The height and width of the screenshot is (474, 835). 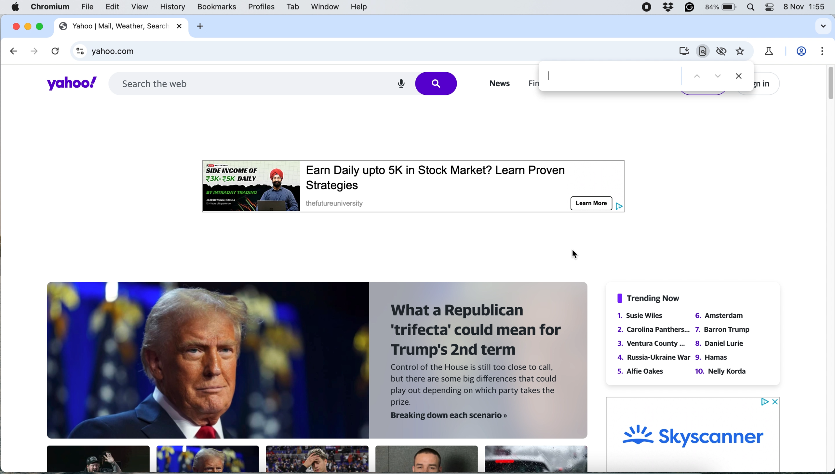 I want to click on search bar, so click(x=245, y=82).